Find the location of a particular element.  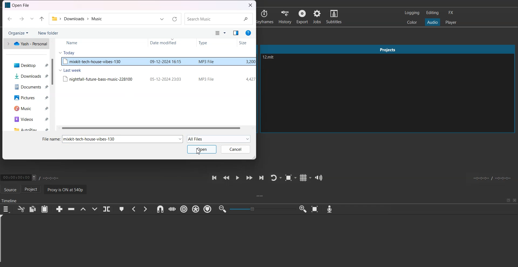

Drag Handle is located at coordinates (261, 196).